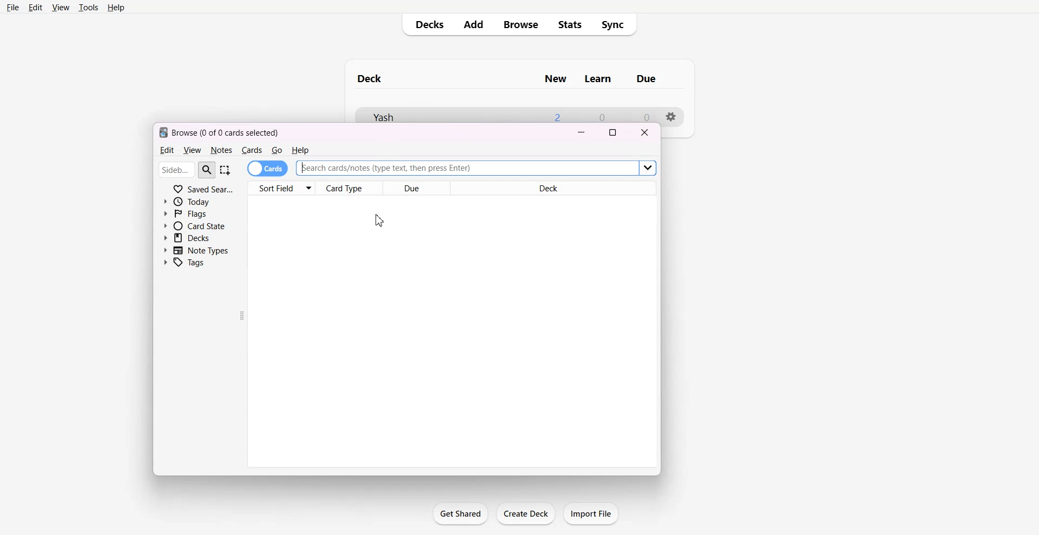  What do you see at coordinates (569, 25) in the screenshot?
I see `Stats` at bounding box center [569, 25].